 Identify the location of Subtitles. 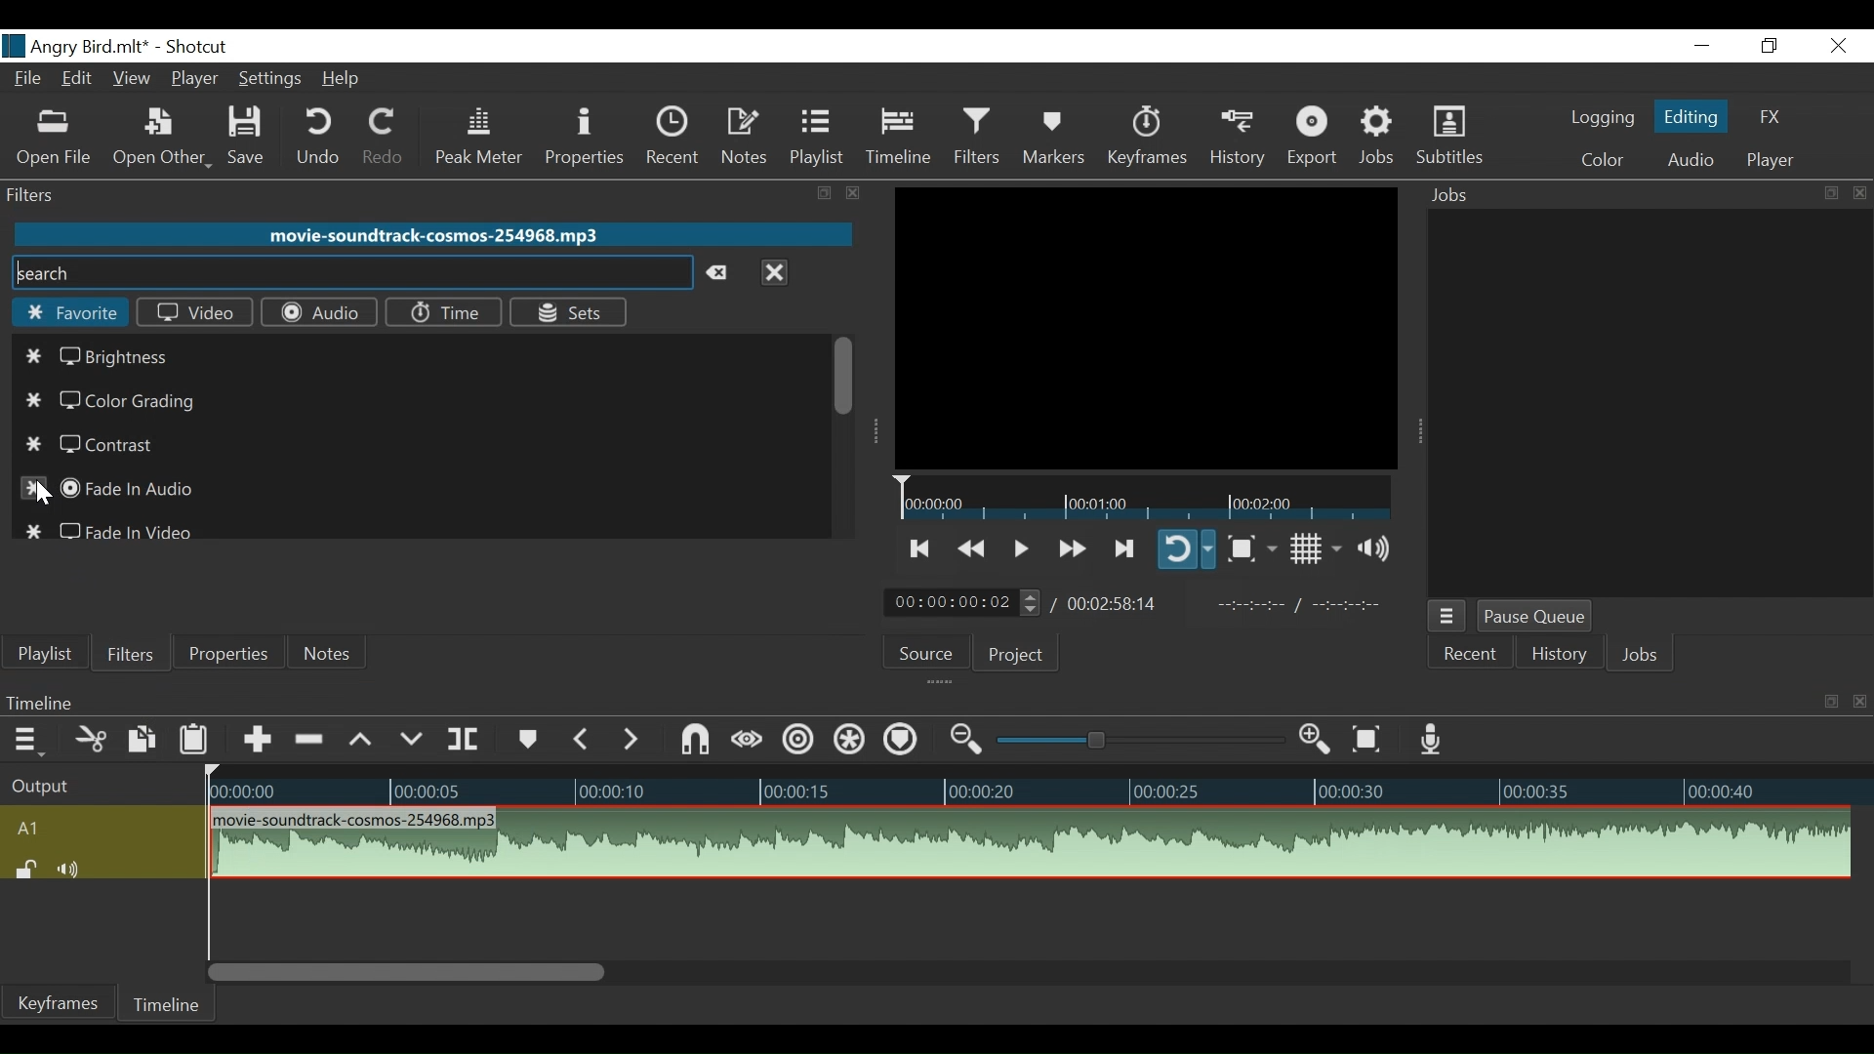
(1449, 137).